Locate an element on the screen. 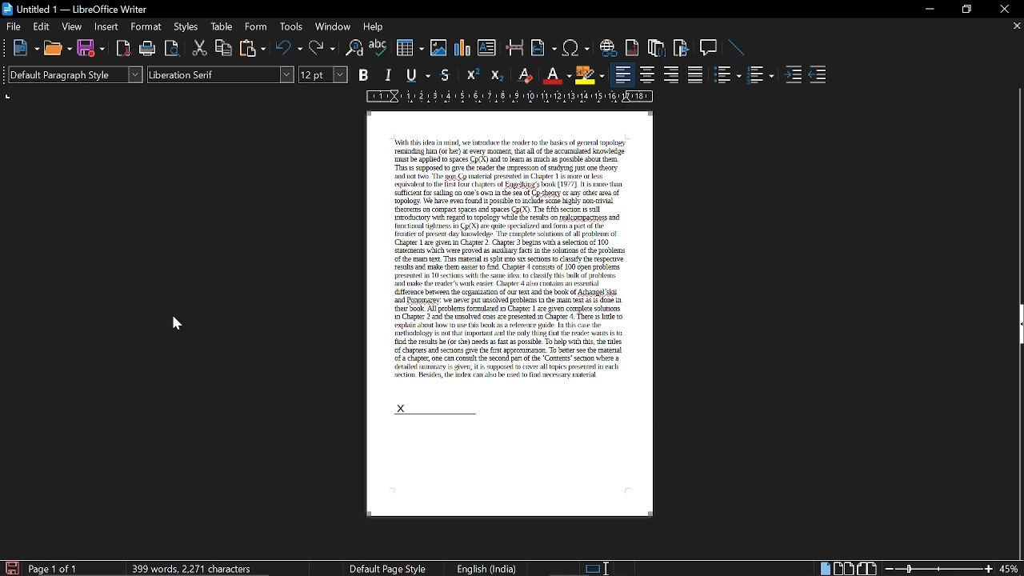  underline is located at coordinates (418, 76).